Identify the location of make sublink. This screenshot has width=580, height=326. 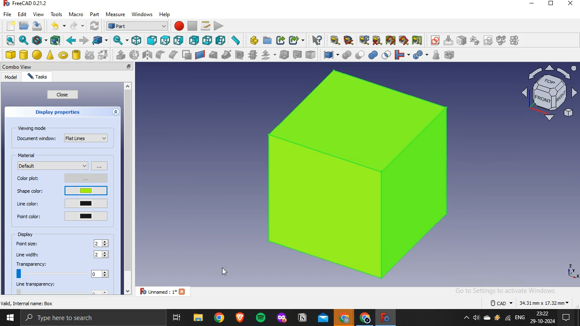
(295, 40).